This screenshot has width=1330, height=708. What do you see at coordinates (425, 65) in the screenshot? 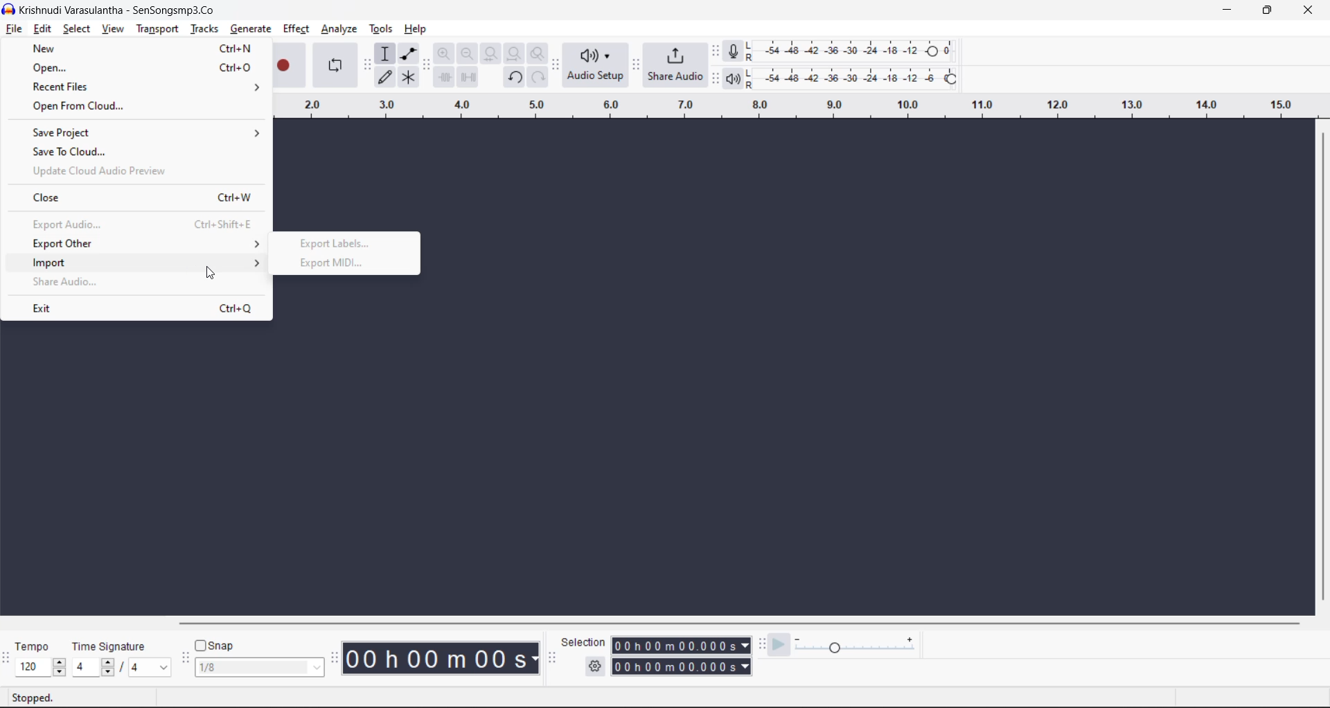
I see `edit tool bar` at bounding box center [425, 65].